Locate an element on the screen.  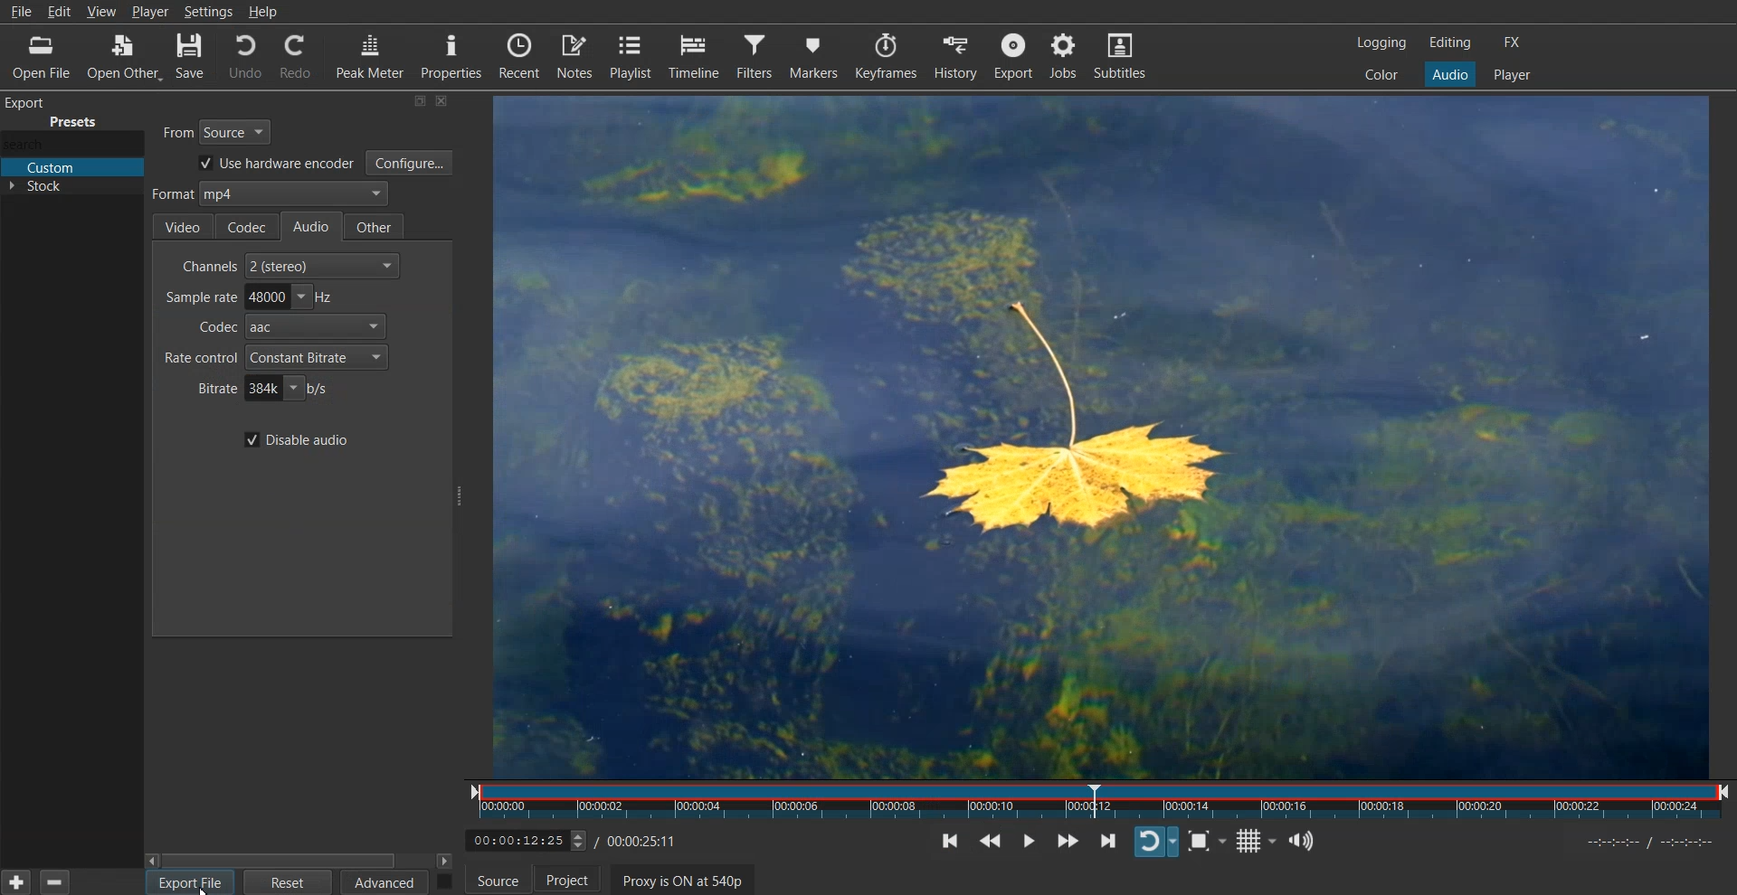
Audio format selector is located at coordinates (268, 195).